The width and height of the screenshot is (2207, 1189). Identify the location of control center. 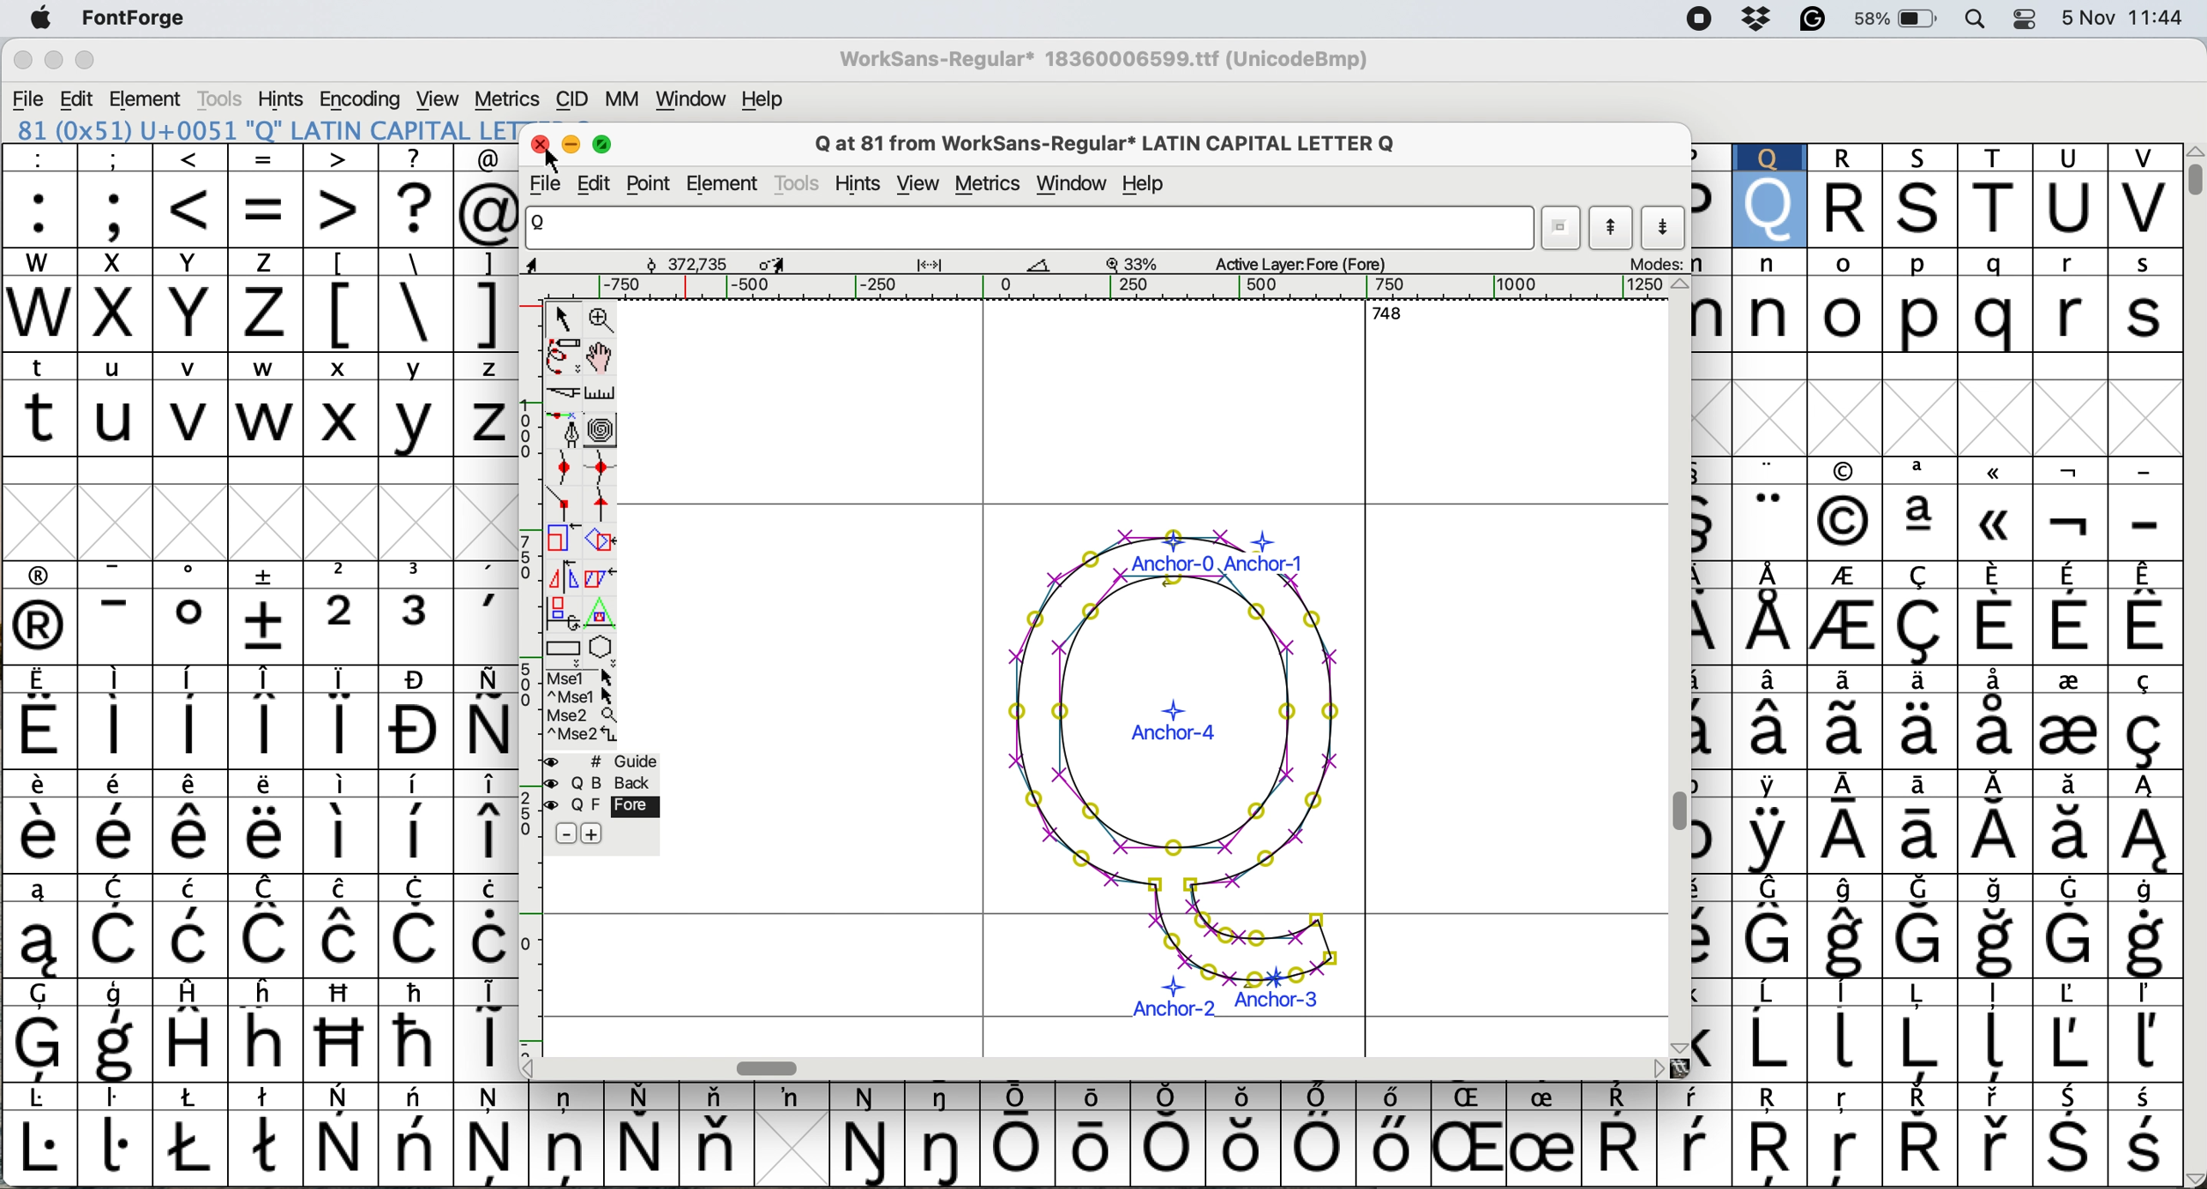
(2025, 21).